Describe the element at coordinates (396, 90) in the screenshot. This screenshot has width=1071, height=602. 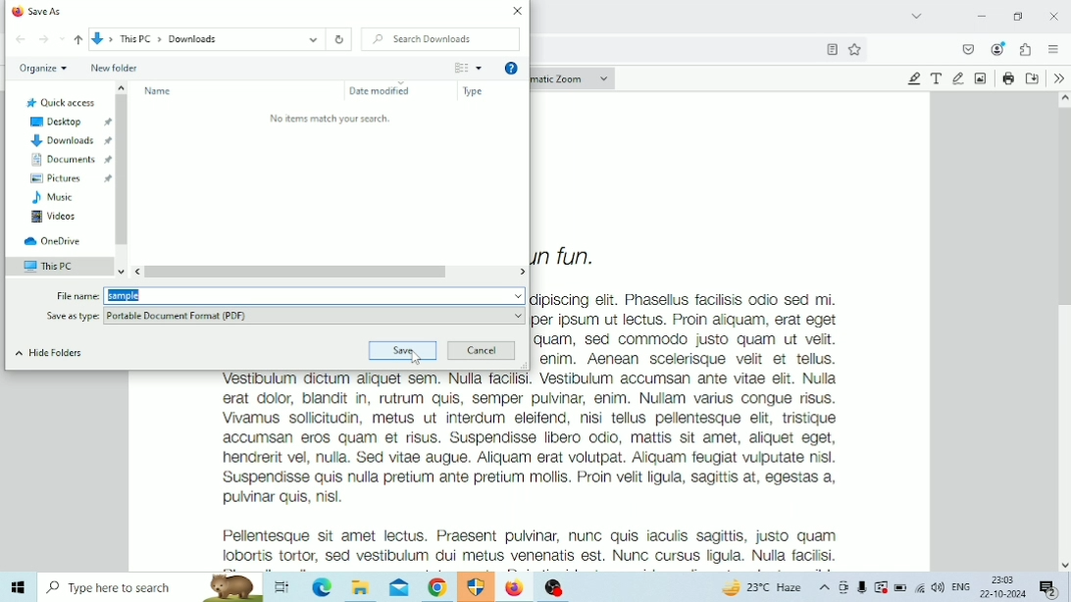
I see `Date modified` at that location.